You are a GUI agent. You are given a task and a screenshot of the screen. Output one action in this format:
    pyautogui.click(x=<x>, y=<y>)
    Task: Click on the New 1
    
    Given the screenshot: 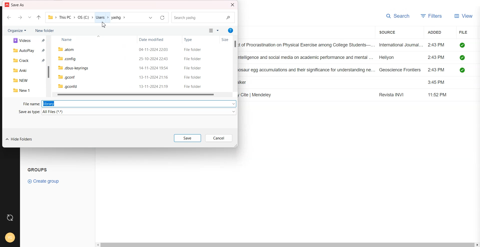 What is the action you would take?
    pyautogui.click(x=28, y=90)
    